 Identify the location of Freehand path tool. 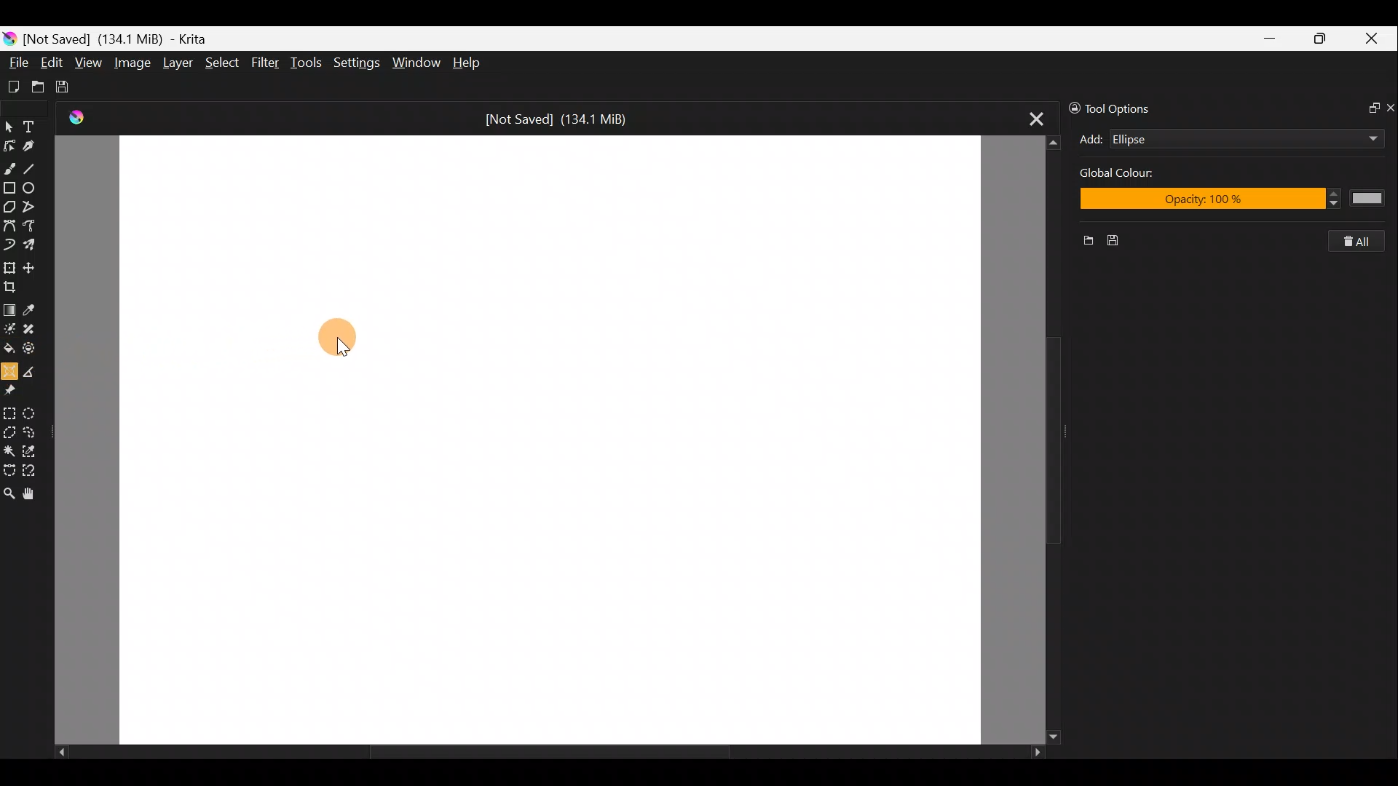
(30, 226).